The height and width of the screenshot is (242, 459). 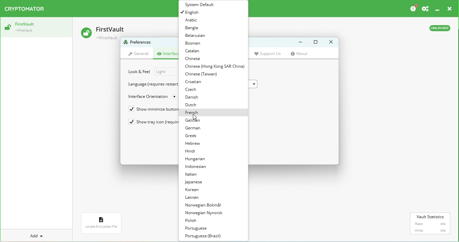 What do you see at coordinates (196, 82) in the screenshot?
I see `Croatian` at bounding box center [196, 82].